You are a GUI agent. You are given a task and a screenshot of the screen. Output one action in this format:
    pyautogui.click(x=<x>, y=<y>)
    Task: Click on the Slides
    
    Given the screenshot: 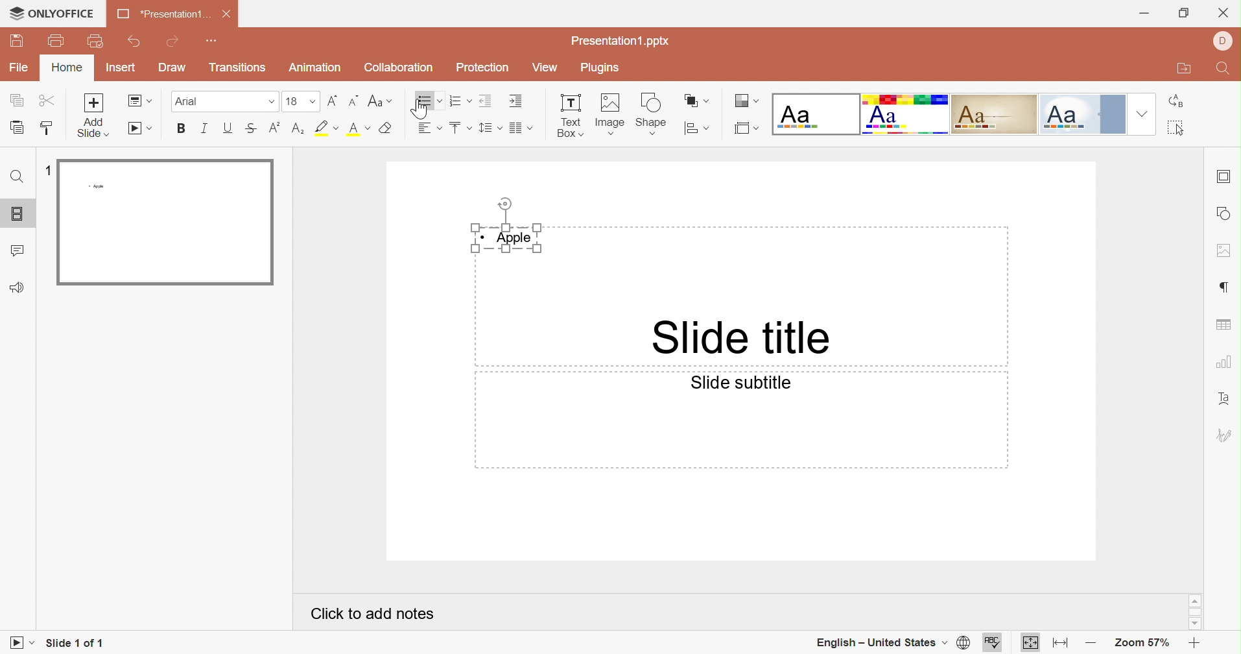 What is the action you would take?
    pyautogui.click(x=19, y=215)
    